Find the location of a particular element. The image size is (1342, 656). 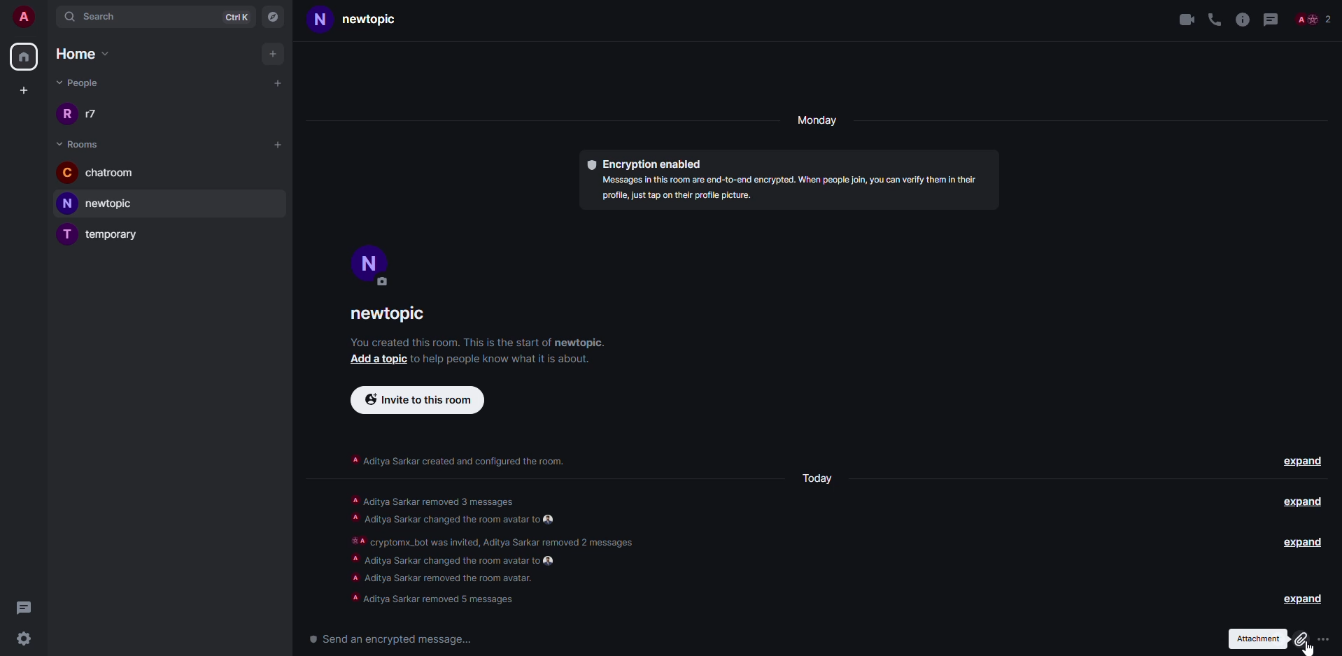

navigator is located at coordinates (276, 17).